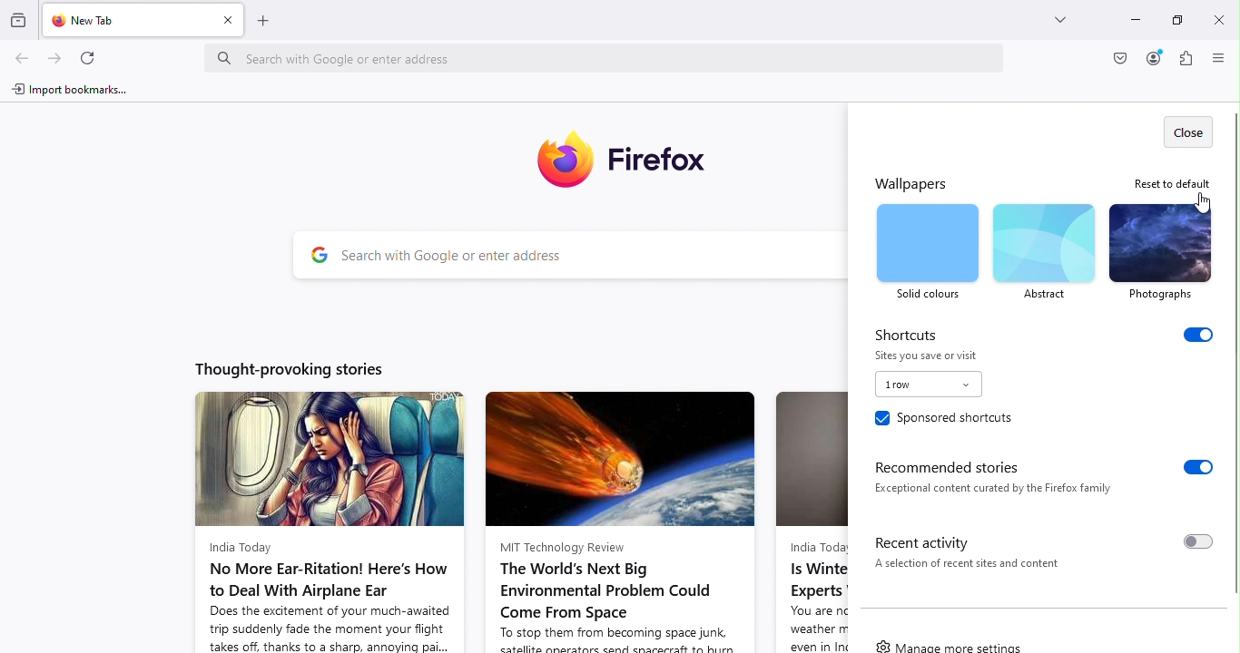 The width and height of the screenshot is (1240, 653). I want to click on New tab, so click(123, 24).